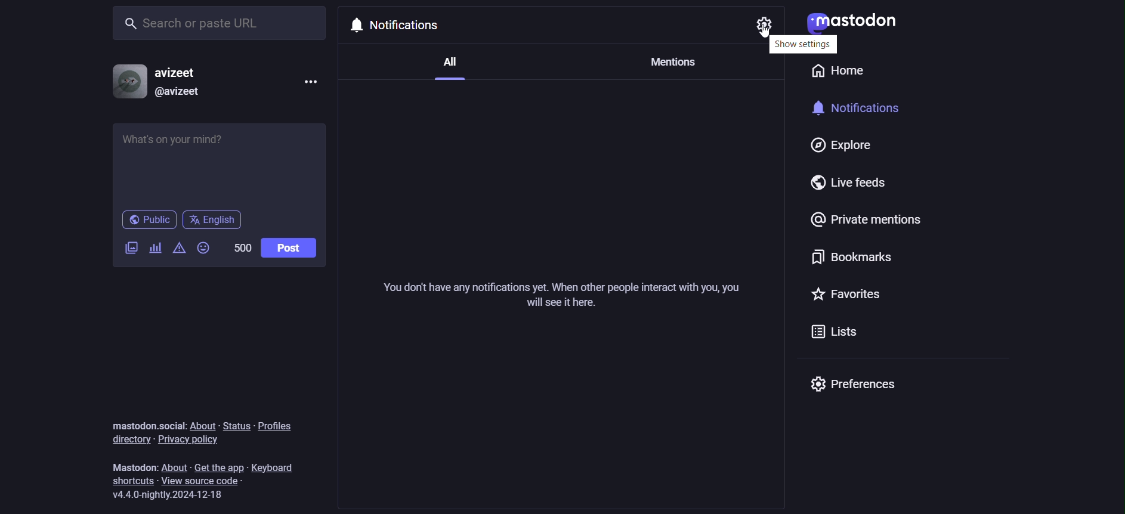 The height and width of the screenshot is (514, 1125). I want to click on view source code, so click(211, 481).